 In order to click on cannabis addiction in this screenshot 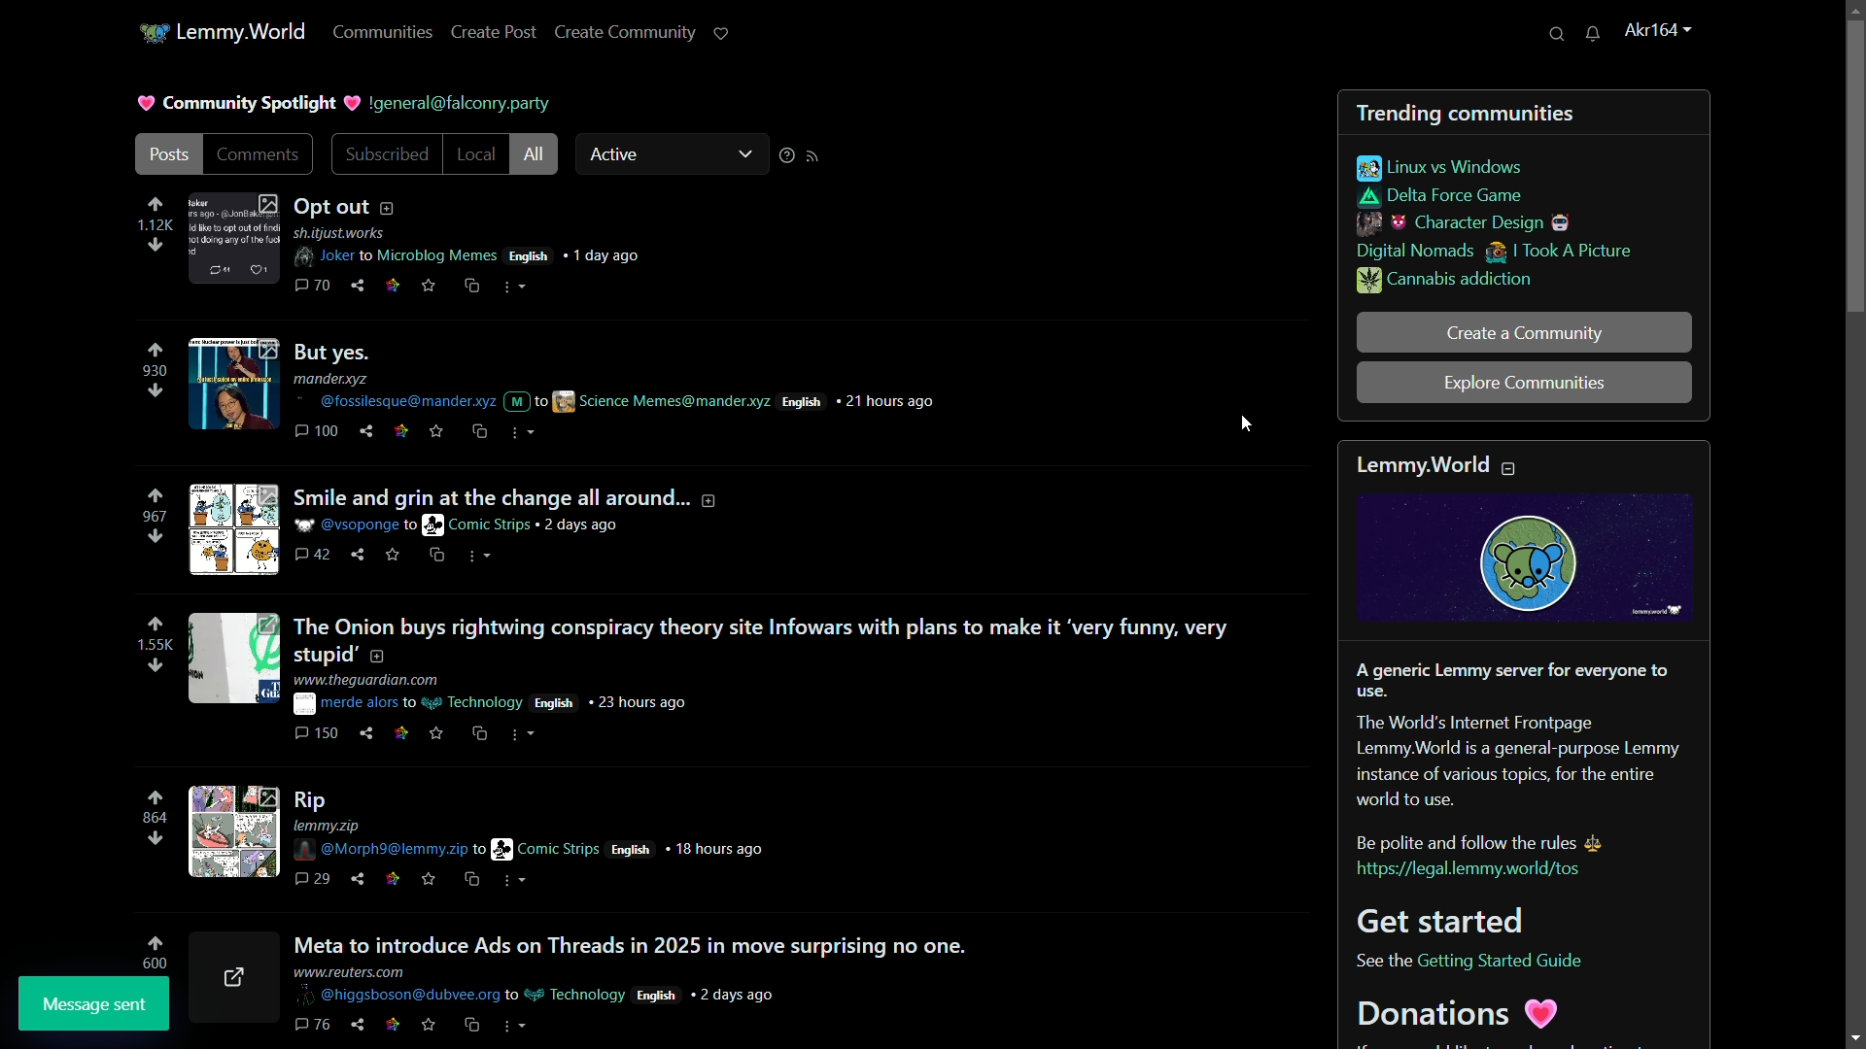, I will do `click(1443, 282)`.